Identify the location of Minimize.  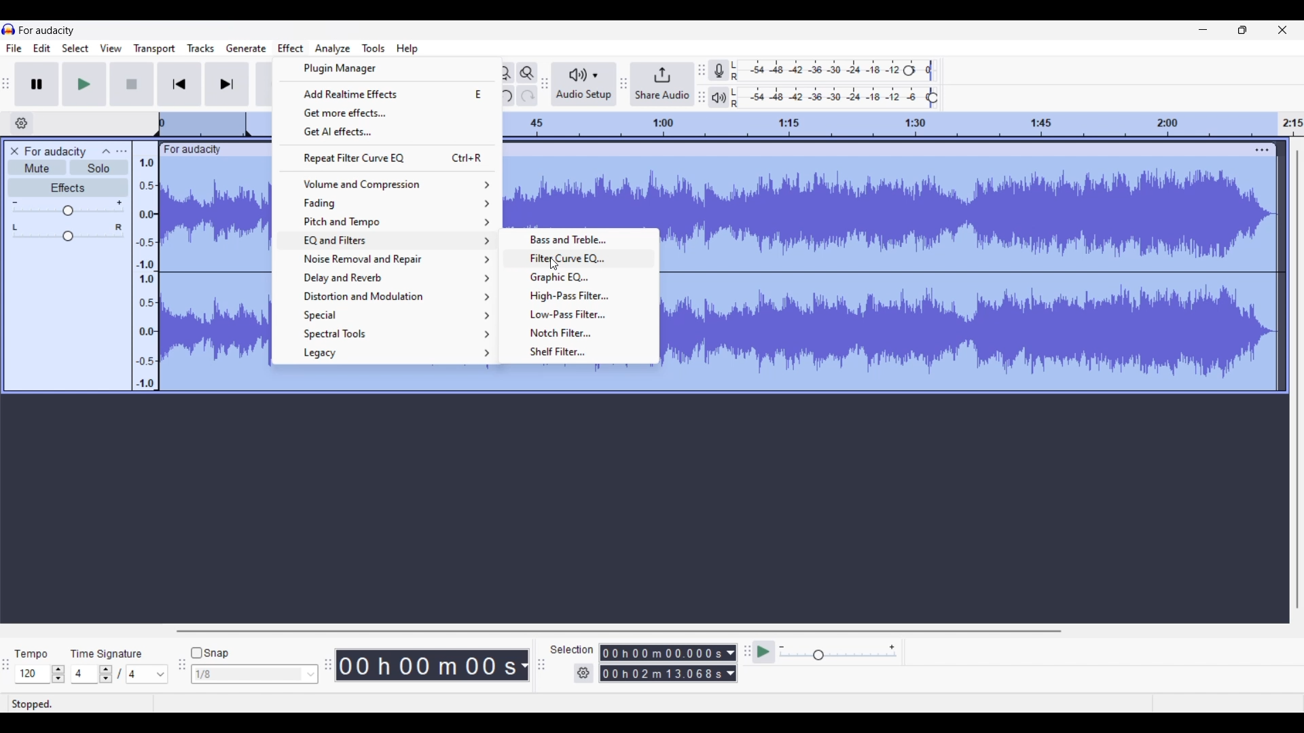
(1202, 29).